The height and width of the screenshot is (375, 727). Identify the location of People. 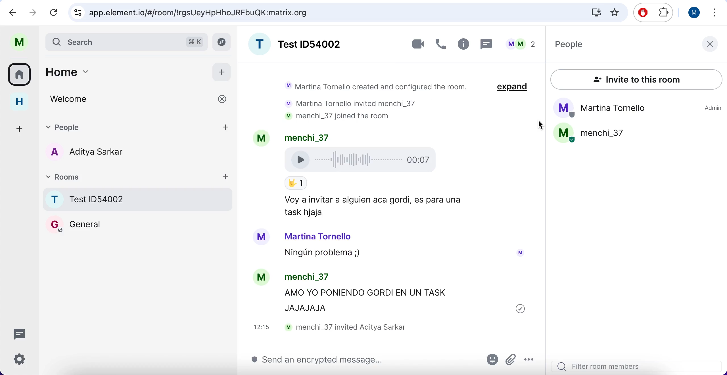
(637, 105).